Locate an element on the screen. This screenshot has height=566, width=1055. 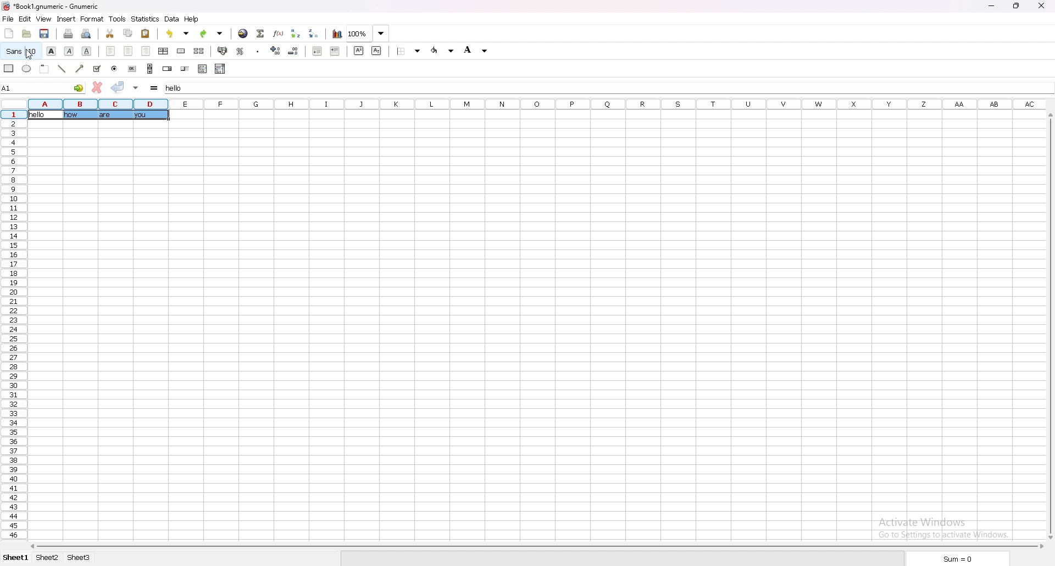
button is located at coordinates (132, 68).